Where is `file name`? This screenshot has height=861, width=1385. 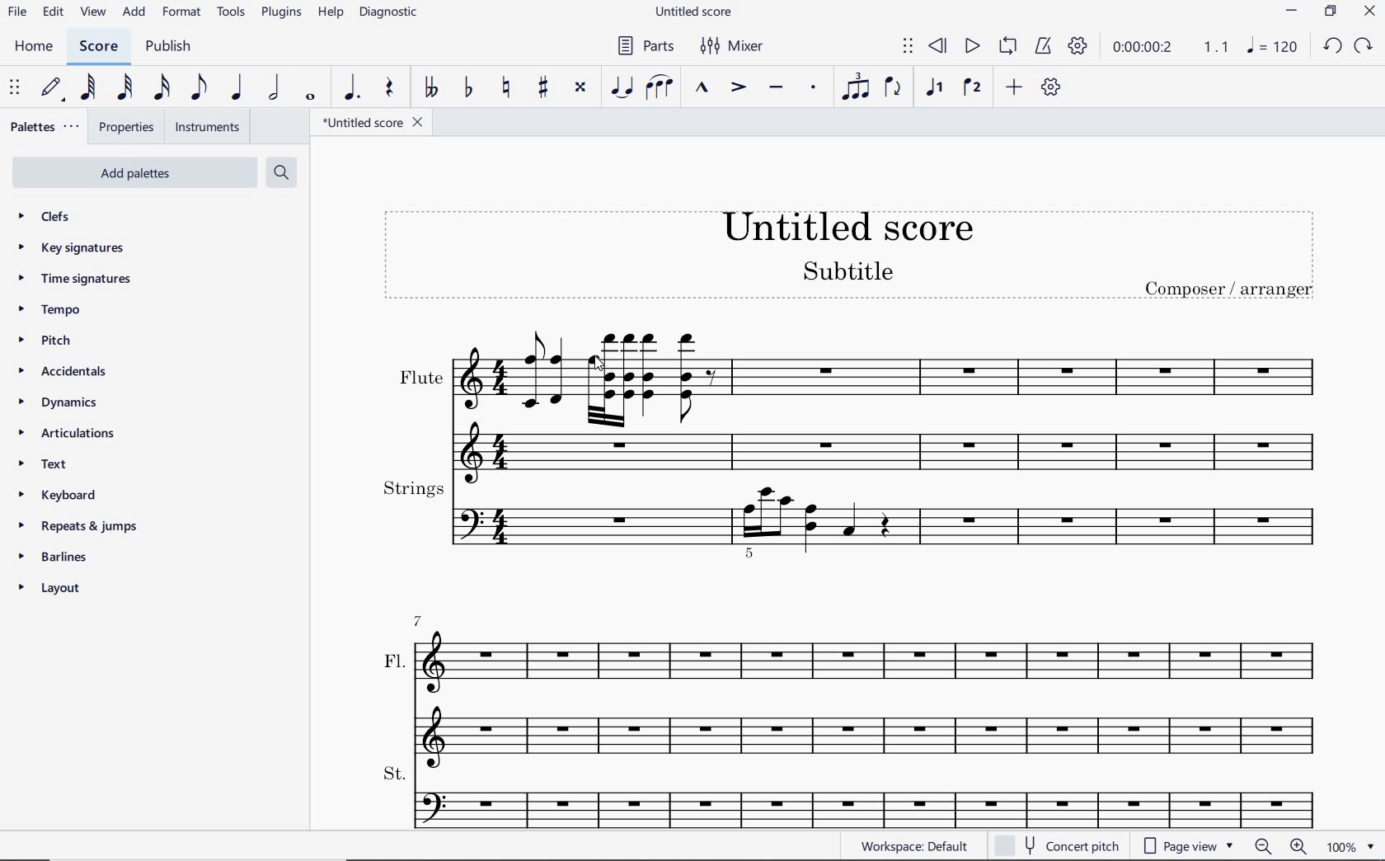 file name is located at coordinates (698, 11).